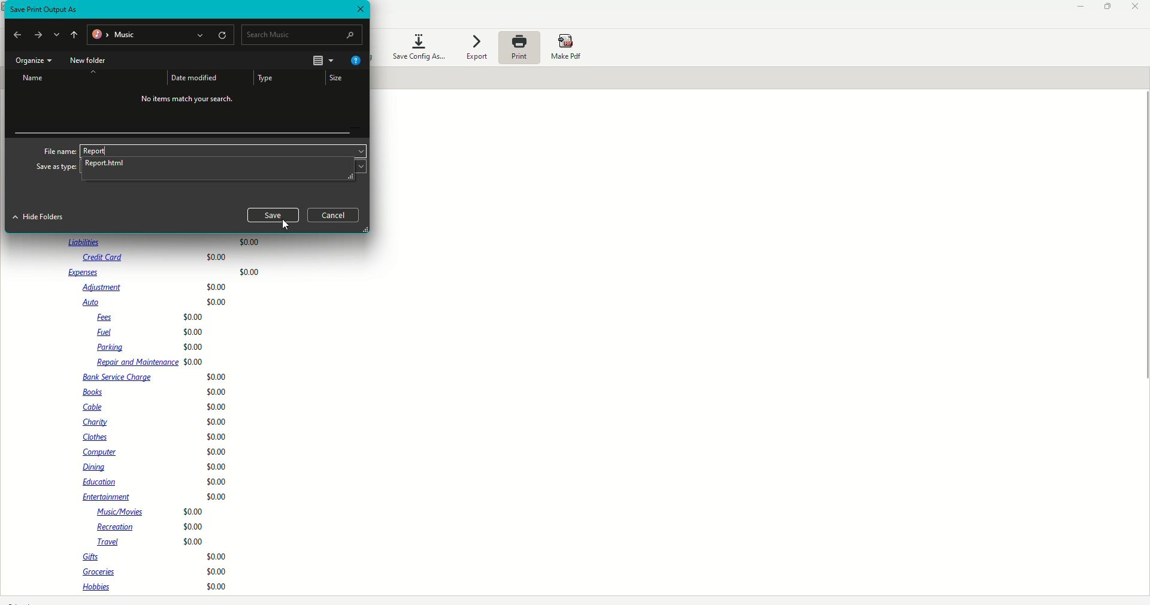  Describe the element at coordinates (303, 34) in the screenshot. I see `Search Bar` at that location.